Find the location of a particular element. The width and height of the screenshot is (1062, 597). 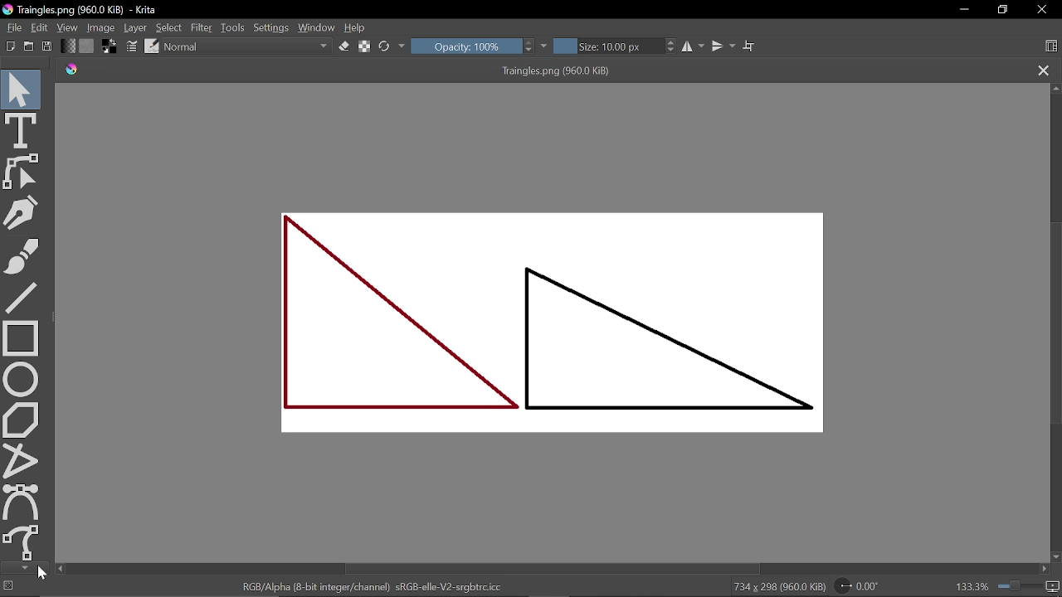

0.00 is located at coordinates (856, 586).